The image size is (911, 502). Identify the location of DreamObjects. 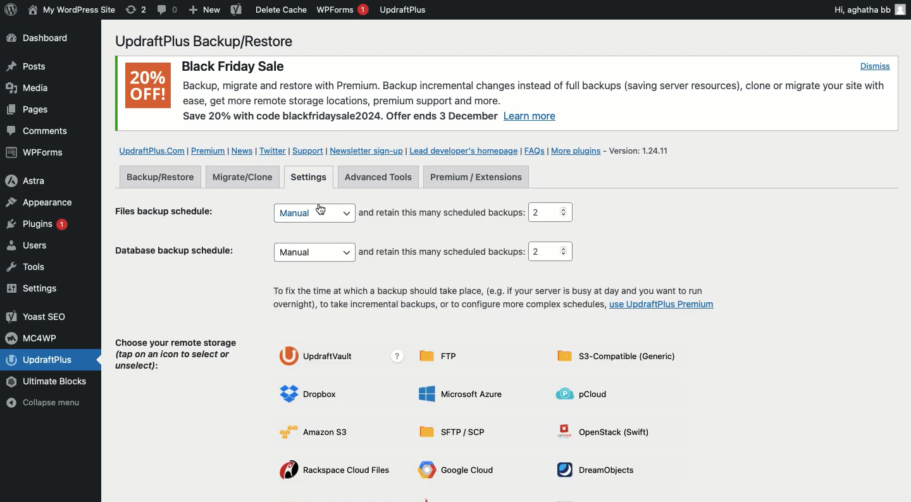
(600, 470).